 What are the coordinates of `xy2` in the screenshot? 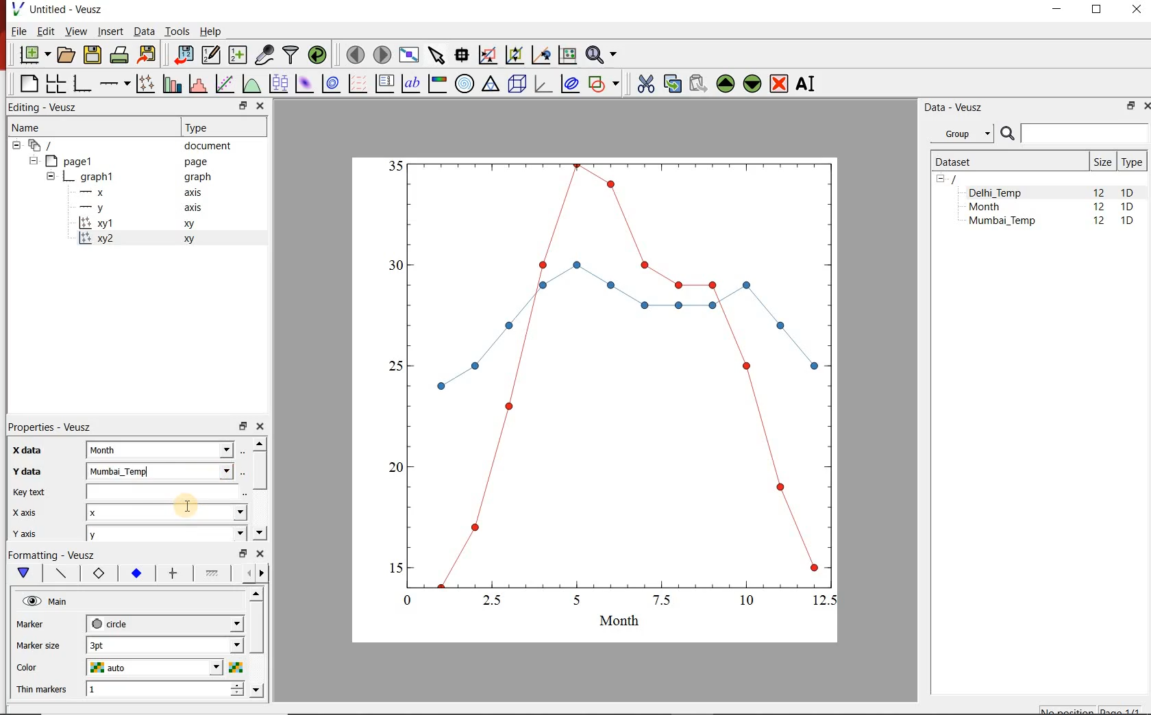 It's located at (143, 240).